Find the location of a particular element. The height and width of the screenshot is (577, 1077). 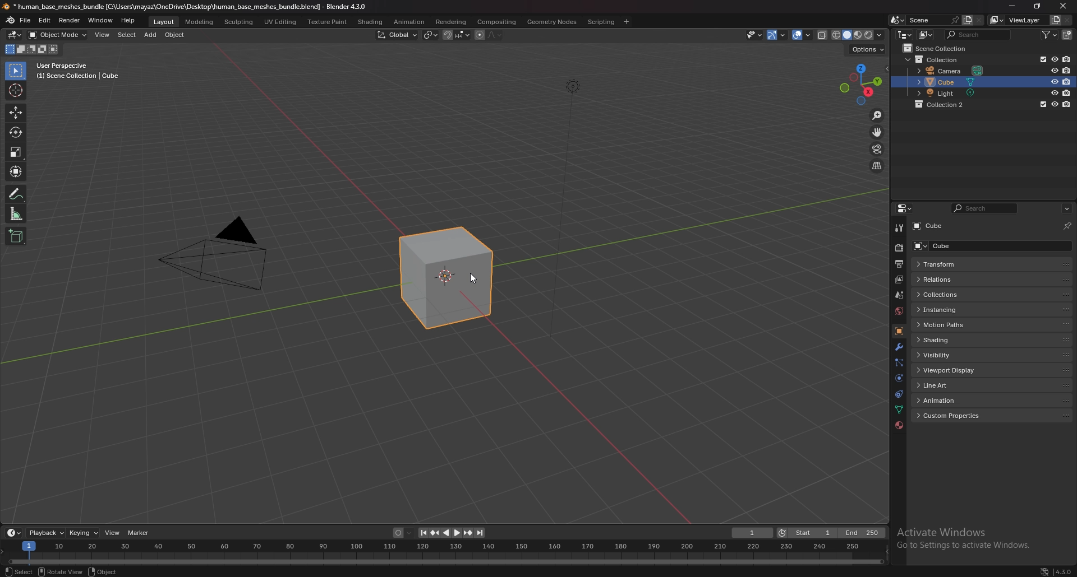

snapping is located at coordinates (457, 35).